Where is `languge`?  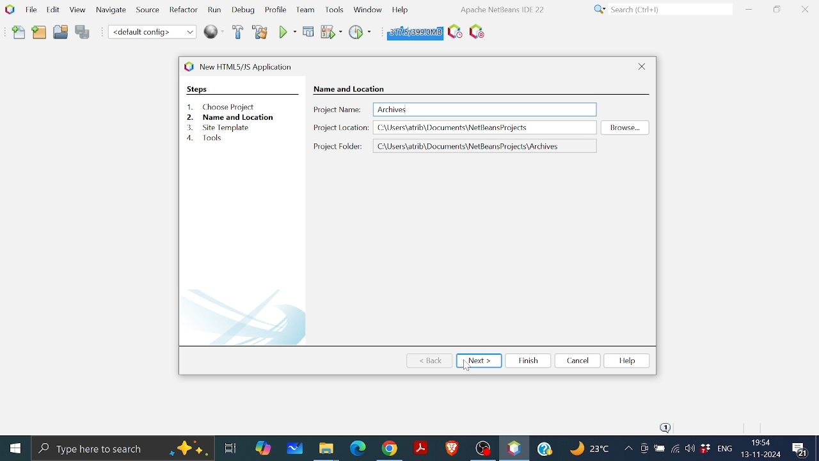 languge is located at coordinates (725, 449).